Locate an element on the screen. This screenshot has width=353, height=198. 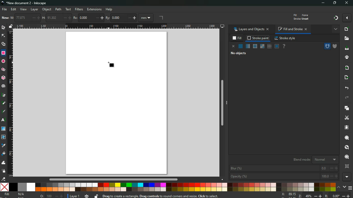
spiral is located at coordinates (4, 86).